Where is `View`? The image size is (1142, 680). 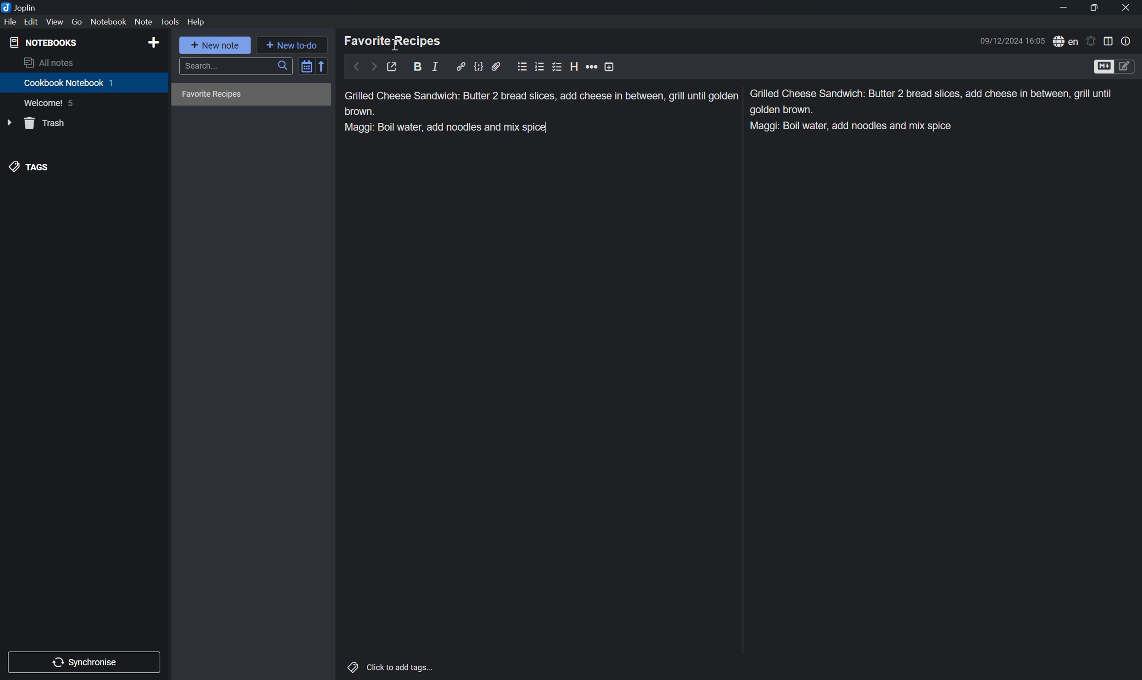
View is located at coordinates (55, 22).